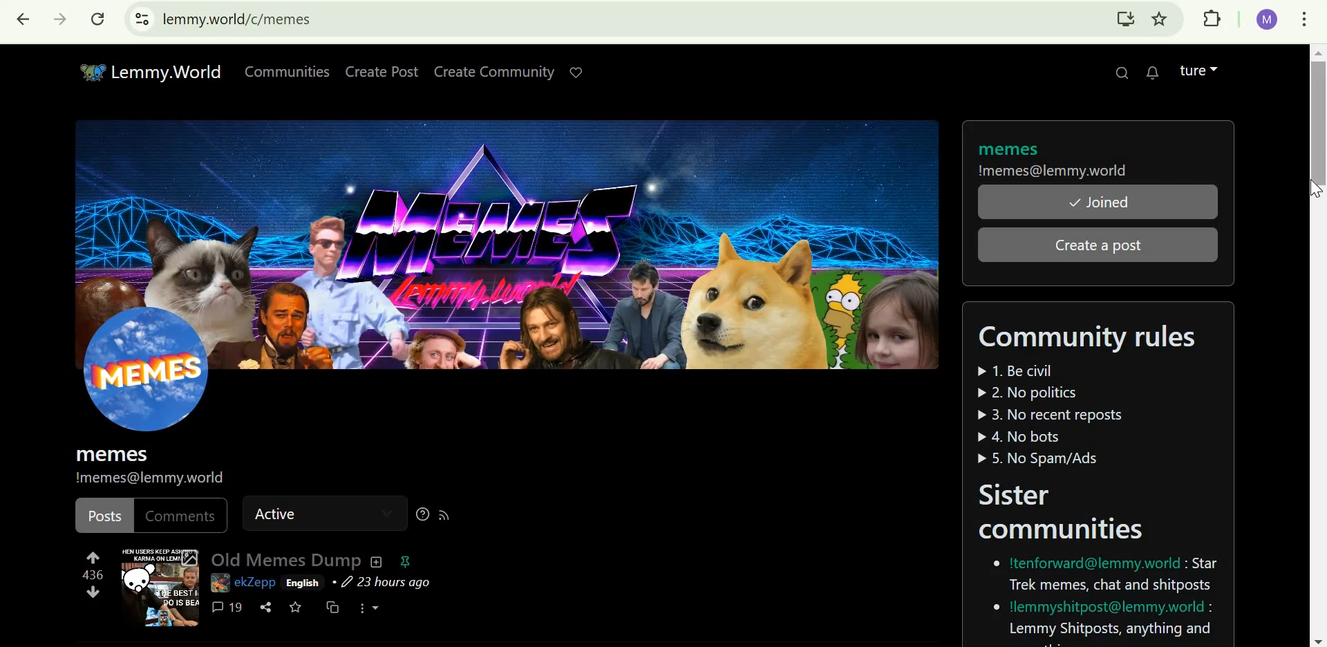 This screenshot has height=647, width=1327. What do you see at coordinates (1153, 72) in the screenshot?
I see `0 unread messages` at bounding box center [1153, 72].